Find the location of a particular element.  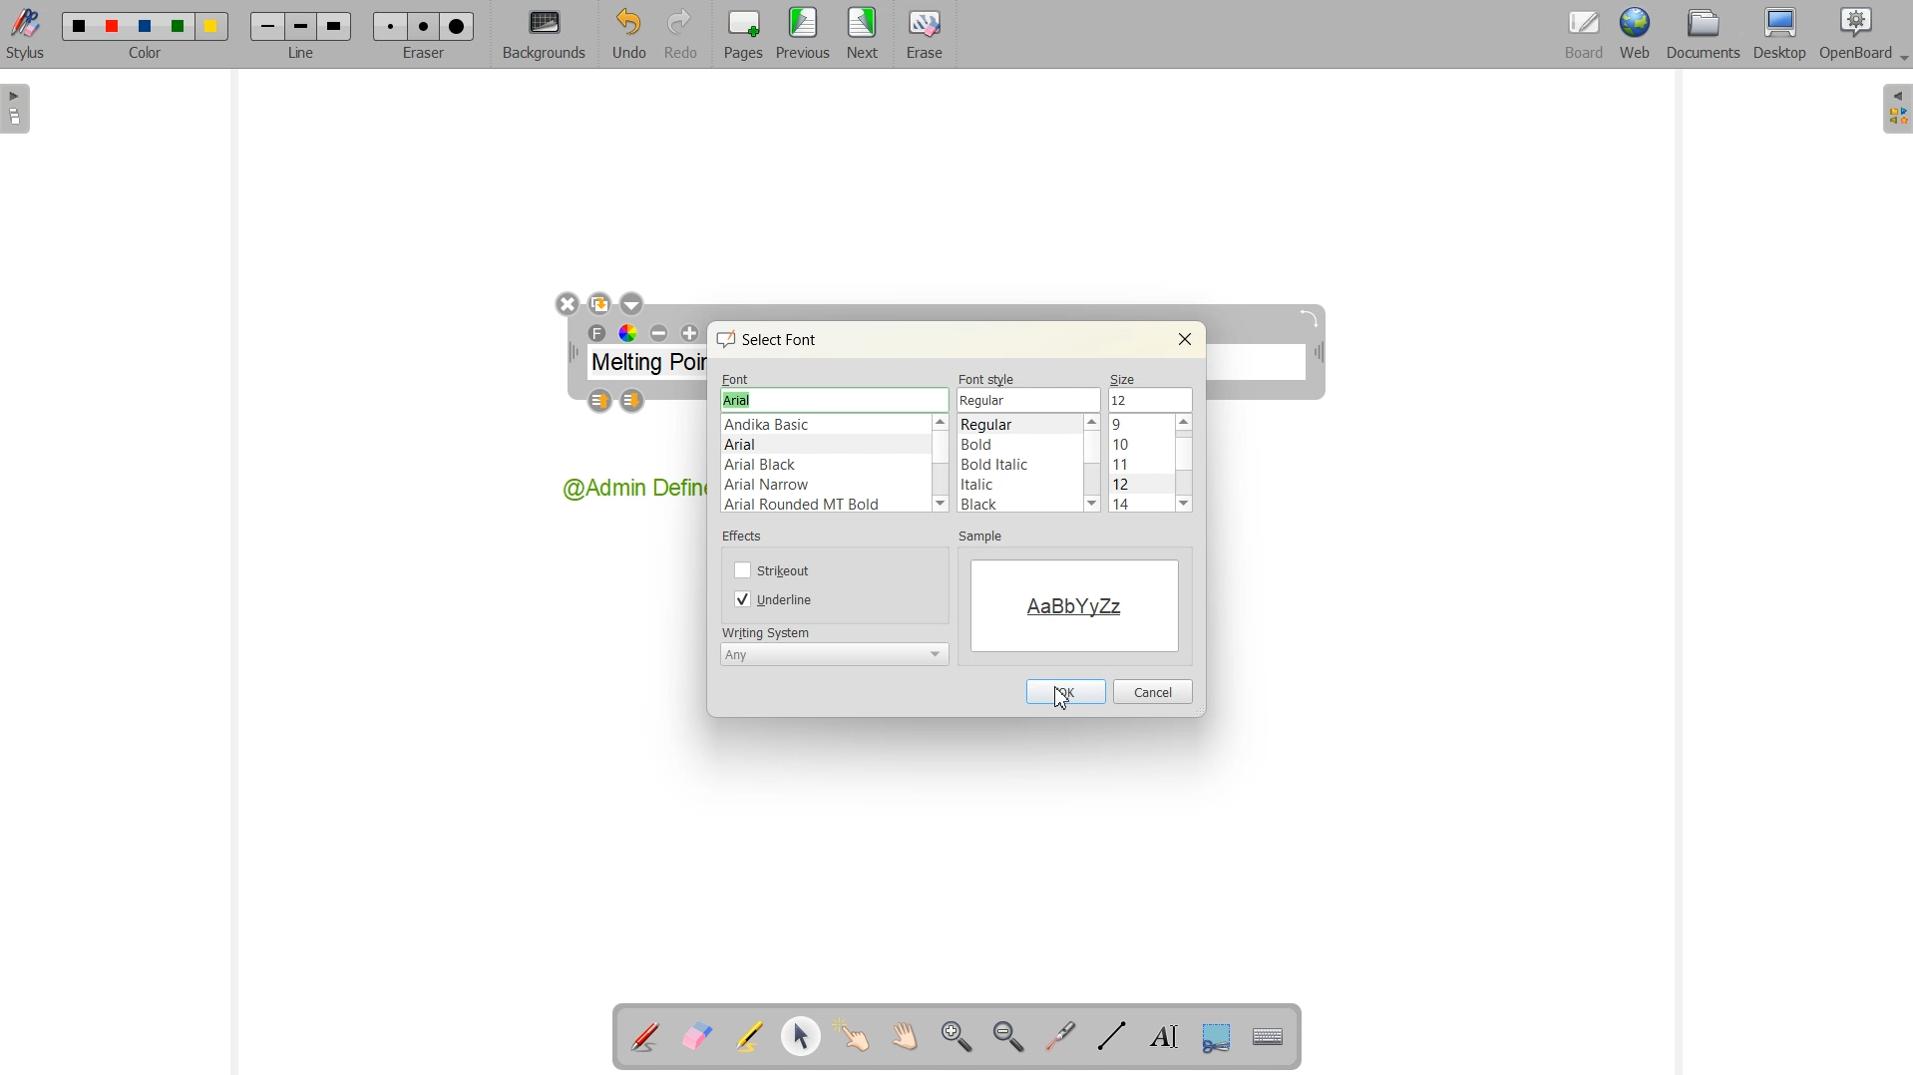

Pages is located at coordinates (740, 35).